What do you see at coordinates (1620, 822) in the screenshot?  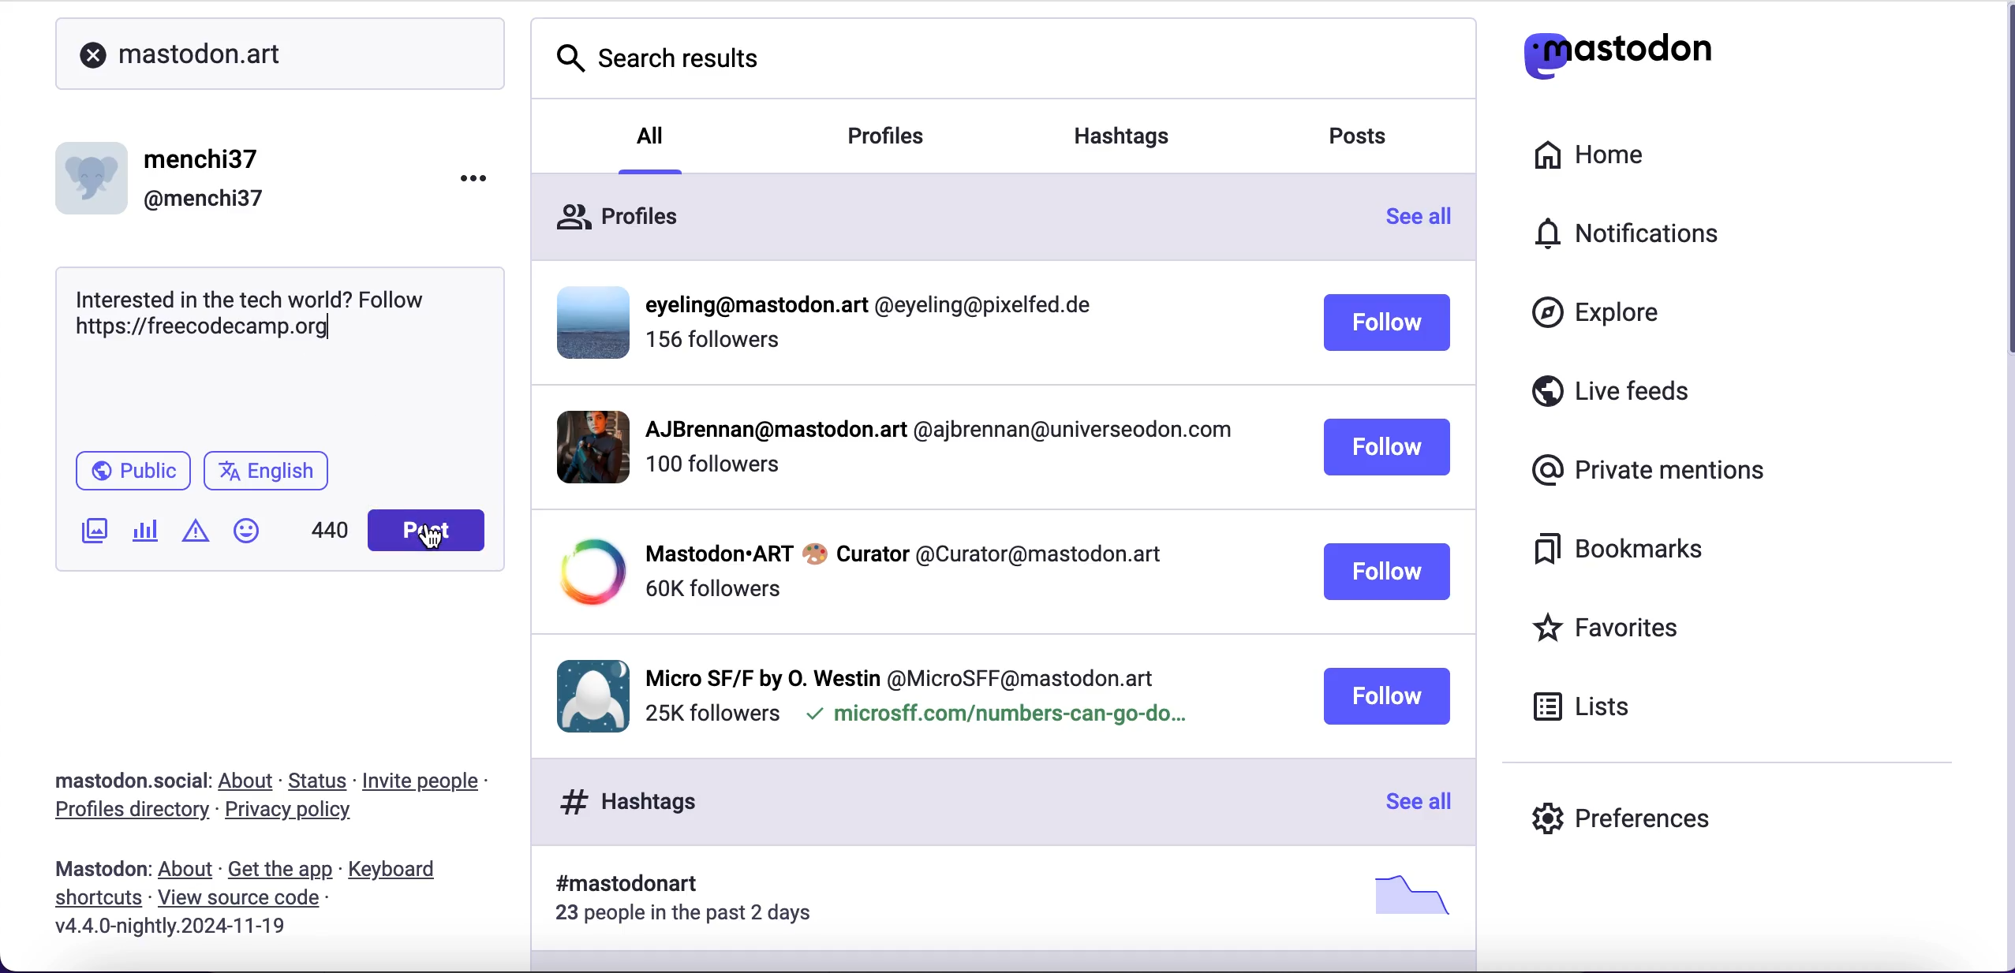 I see `preferences` at bounding box center [1620, 822].